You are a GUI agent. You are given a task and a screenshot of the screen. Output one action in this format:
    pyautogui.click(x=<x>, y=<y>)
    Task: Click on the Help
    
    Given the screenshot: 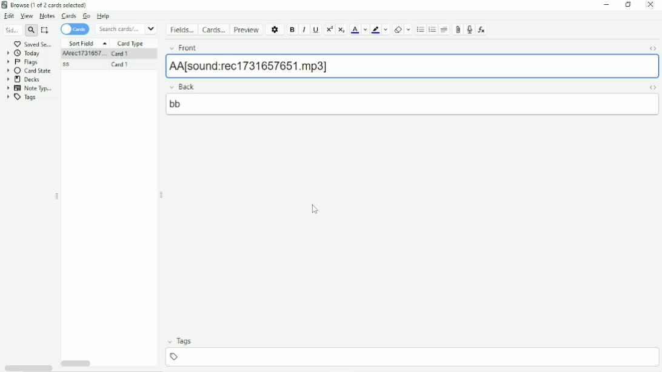 What is the action you would take?
    pyautogui.click(x=102, y=16)
    